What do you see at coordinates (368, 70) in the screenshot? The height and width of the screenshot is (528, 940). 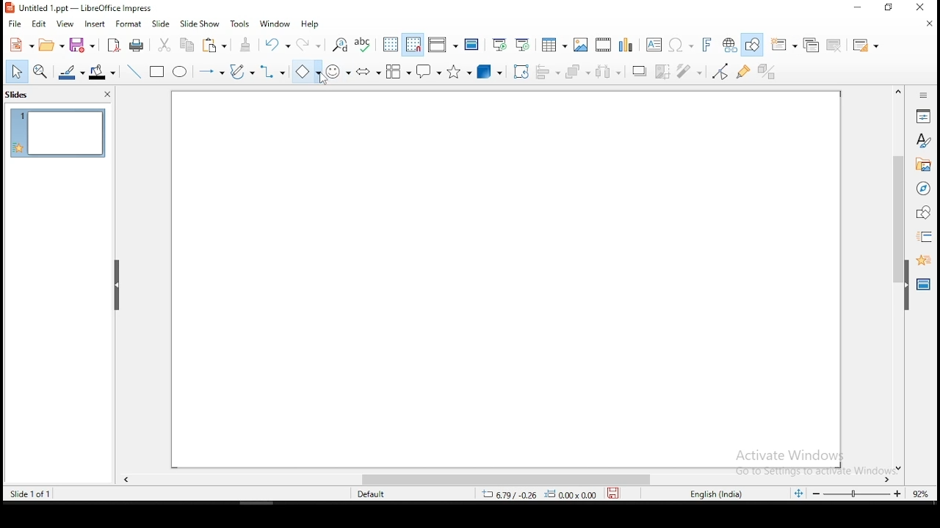 I see `block arrows` at bounding box center [368, 70].